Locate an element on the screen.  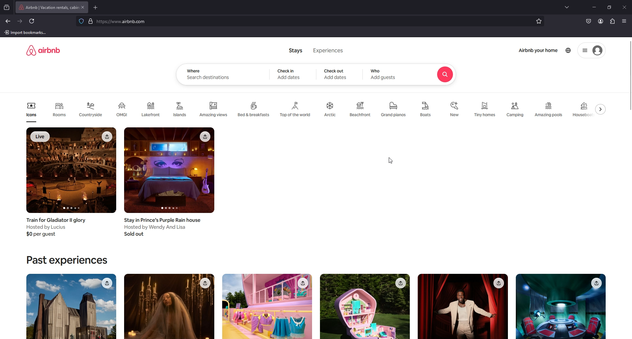
image is located at coordinates (72, 170).